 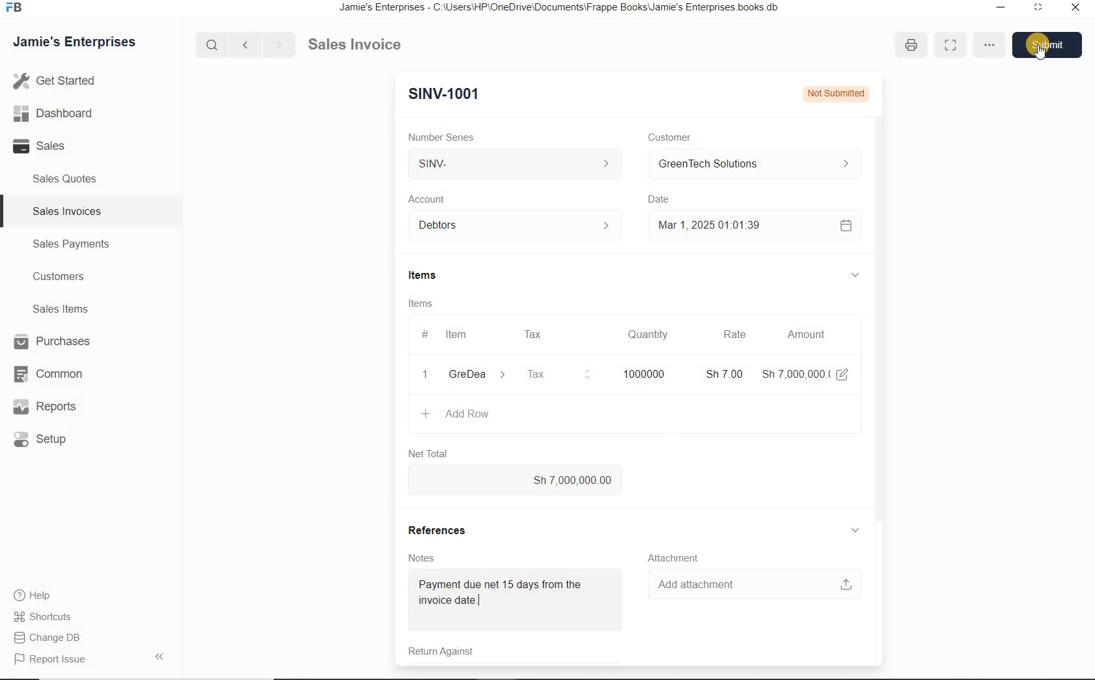 What do you see at coordinates (426, 453) in the screenshot?
I see `Net Total` at bounding box center [426, 453].